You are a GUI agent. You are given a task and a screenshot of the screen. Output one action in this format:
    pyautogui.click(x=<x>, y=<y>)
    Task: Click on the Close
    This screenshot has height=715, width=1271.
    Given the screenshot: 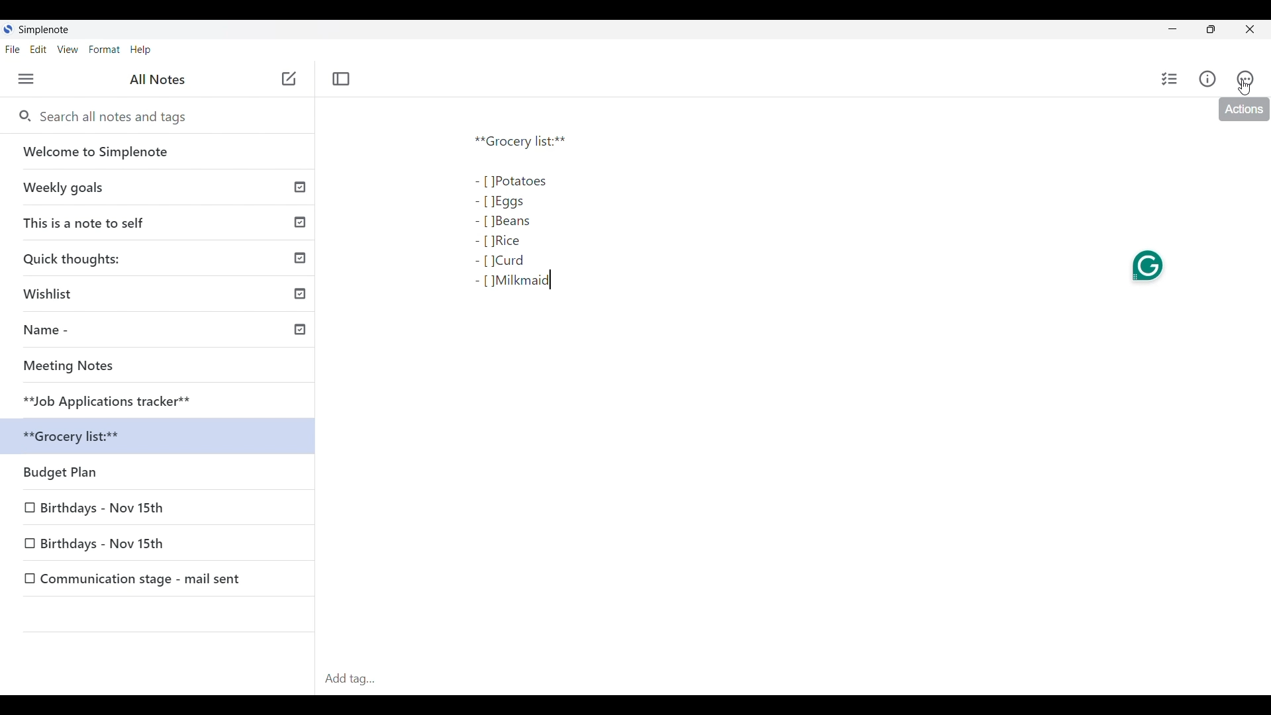 What is the action you would take?
    pyautogui.click(x=1249, y=29)
    